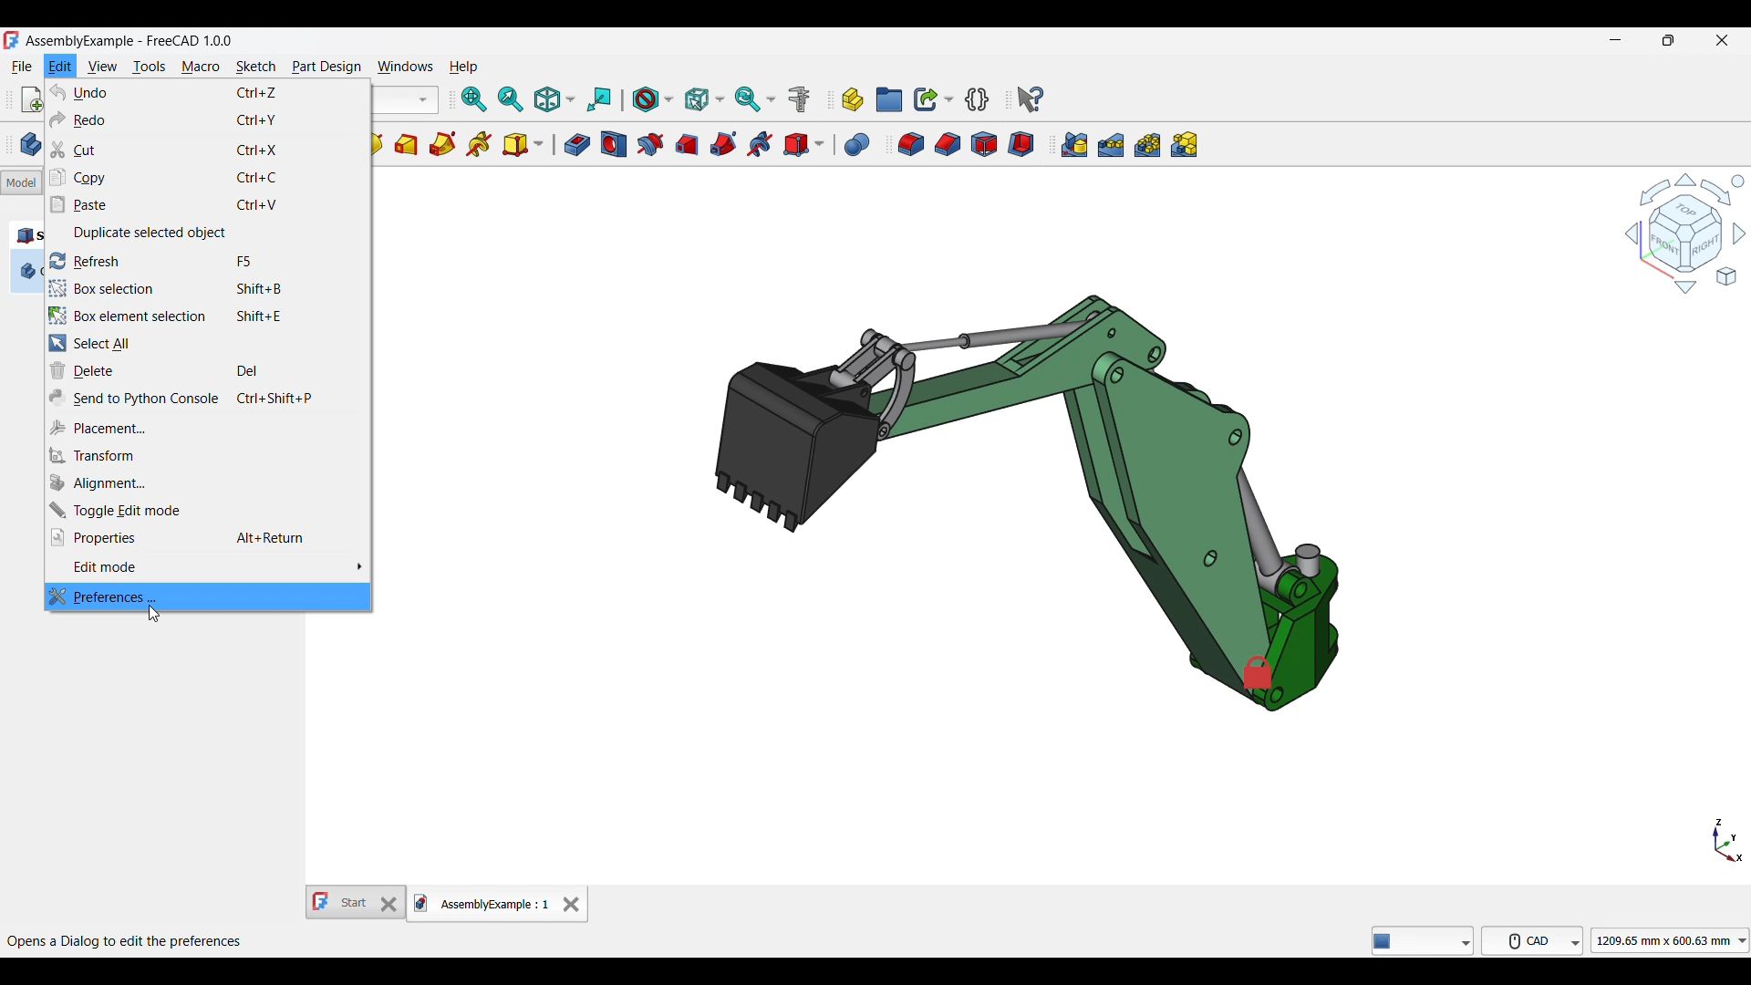 This screenshot has width=1751, height=985. Describe the element at coordinates (614, 144) in the screenshot. I see `Hole` at that location.